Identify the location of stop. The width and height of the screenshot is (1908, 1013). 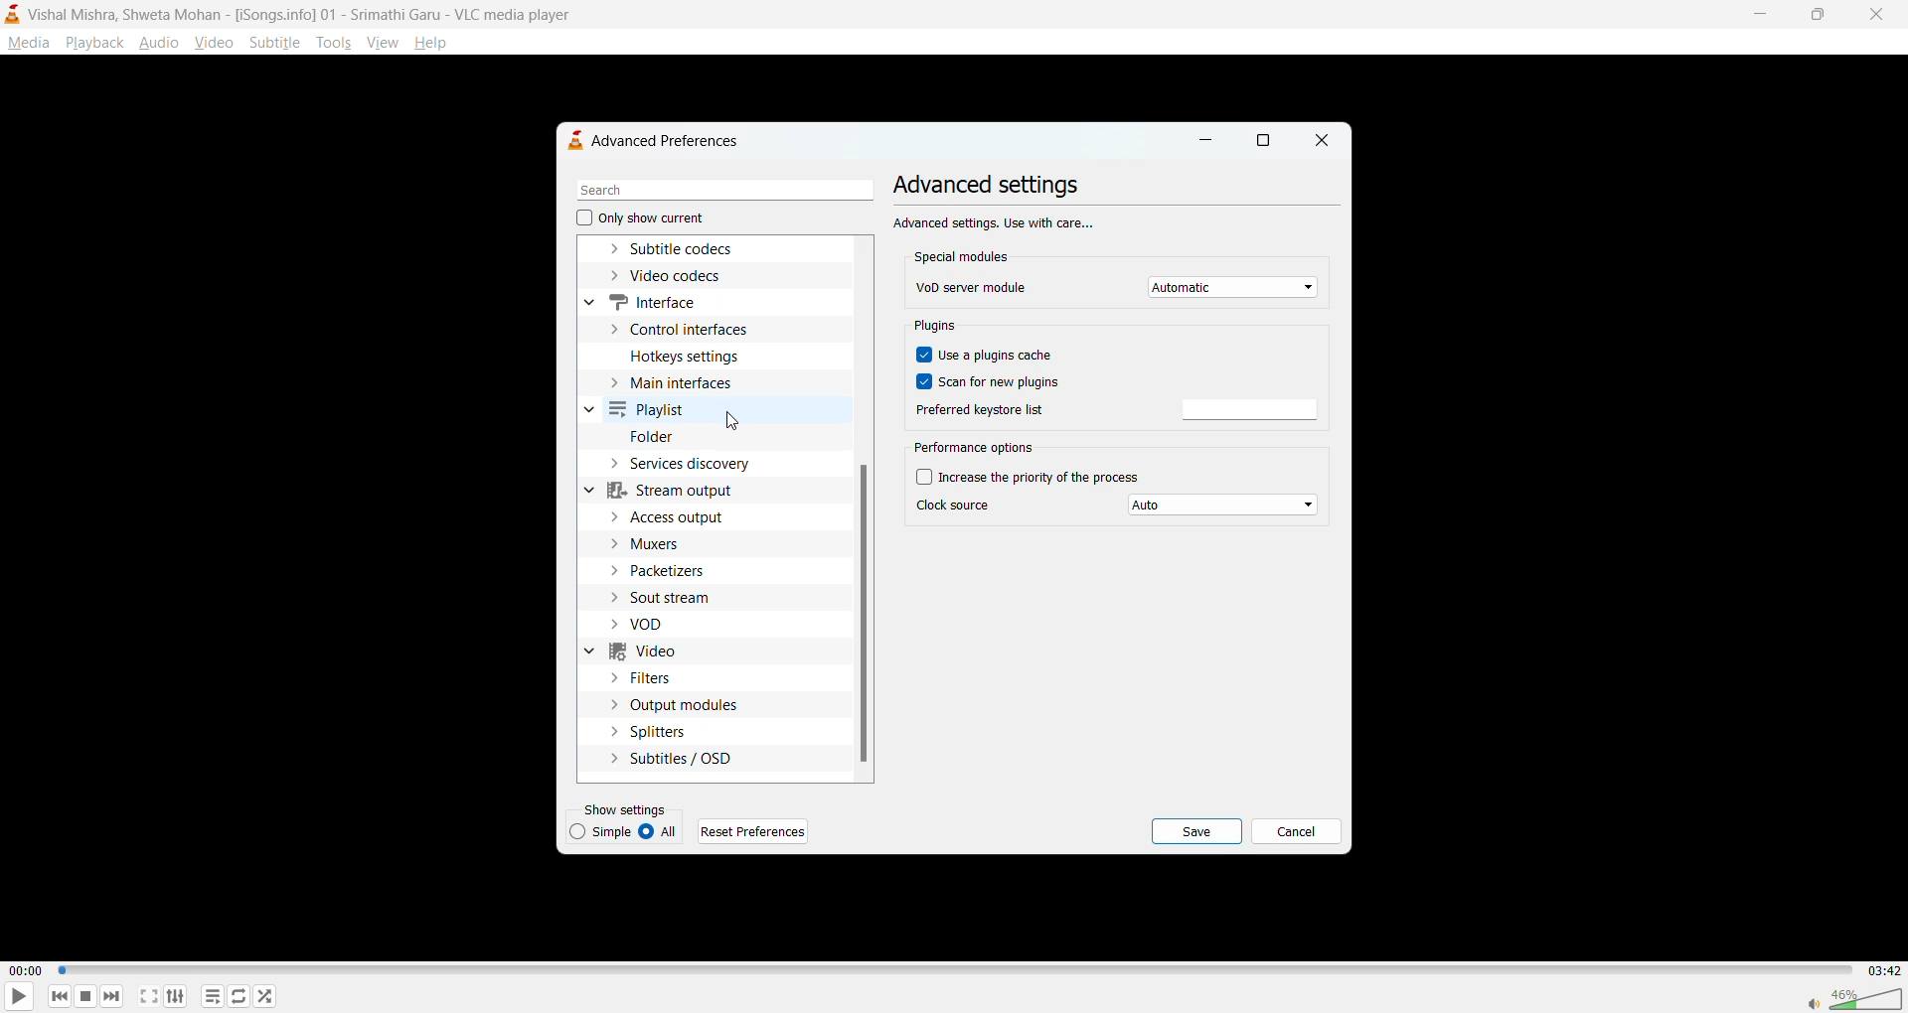
(82, 996).